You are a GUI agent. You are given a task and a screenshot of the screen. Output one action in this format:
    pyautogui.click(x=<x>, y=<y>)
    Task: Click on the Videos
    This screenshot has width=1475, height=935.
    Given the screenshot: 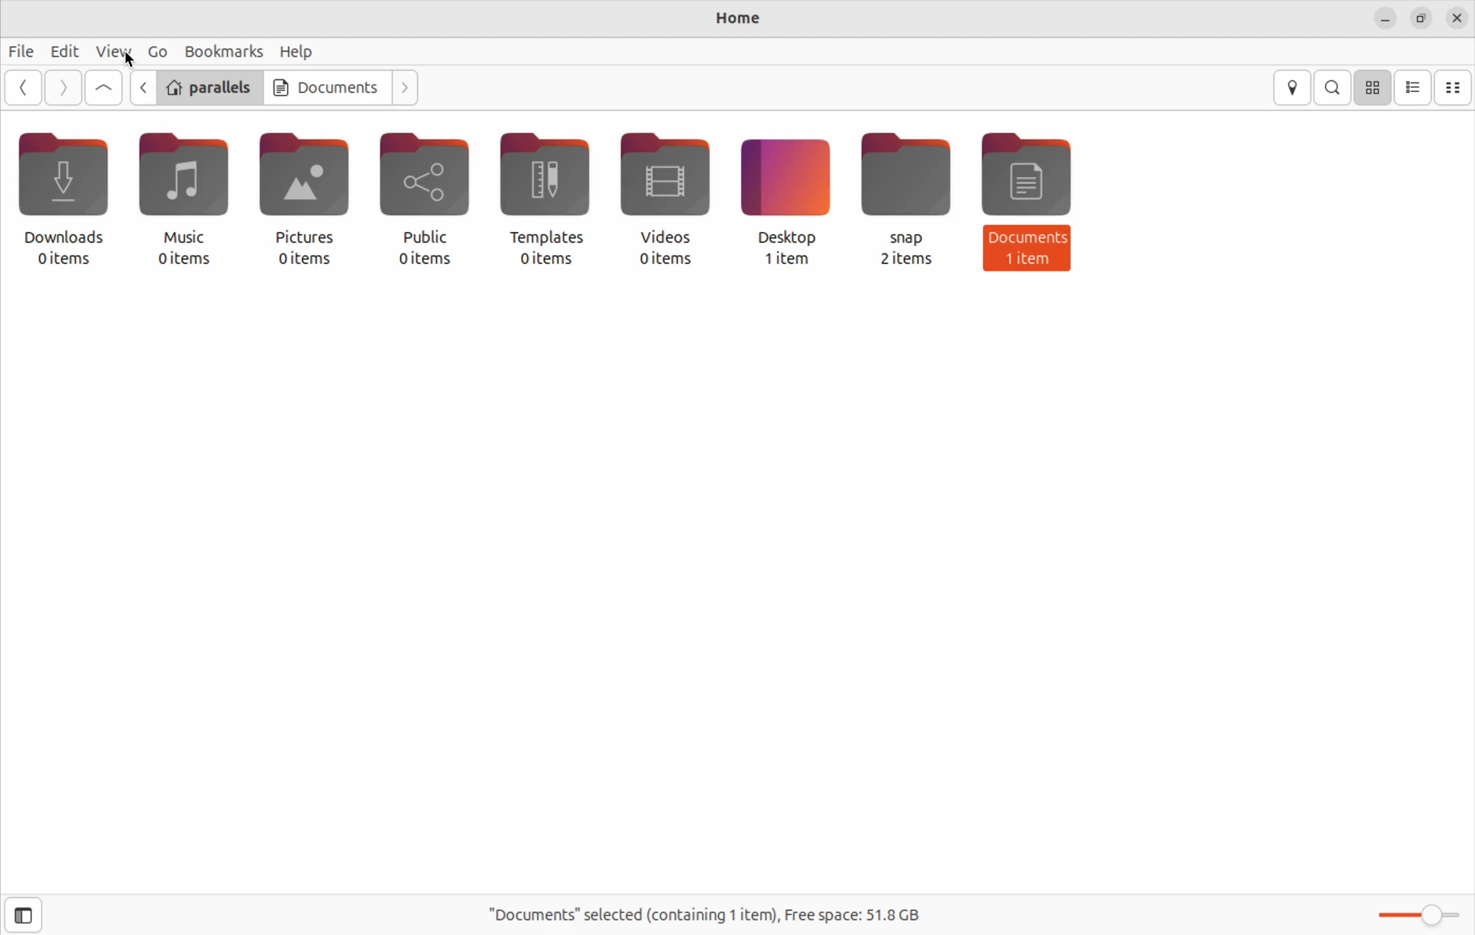 What is the action you would take?
    pyautogui.click(x=664, y=184)
    